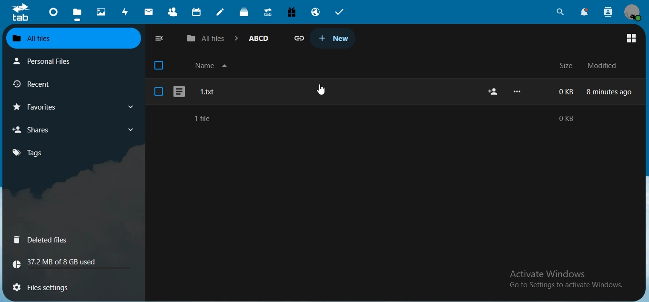  Describe the element at coordinates (207, 39) in the screenshot. I see `all files` at that location.